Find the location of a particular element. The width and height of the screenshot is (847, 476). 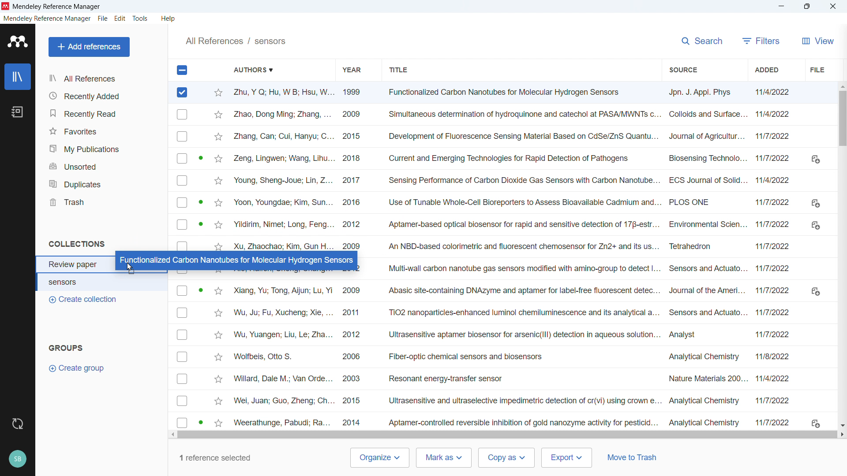

Year of publication of individual entries  is located at coordinates (352, 167).